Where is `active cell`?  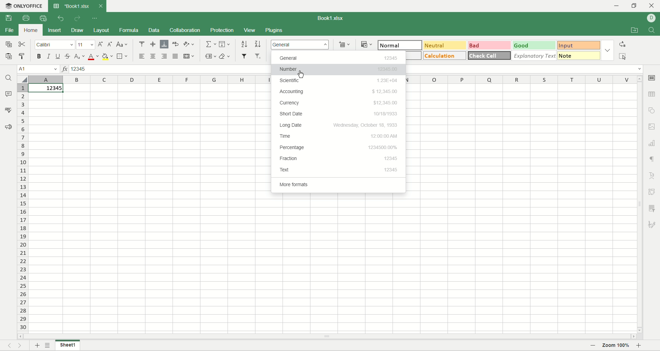
active cell is located at coordinates (47, 89).